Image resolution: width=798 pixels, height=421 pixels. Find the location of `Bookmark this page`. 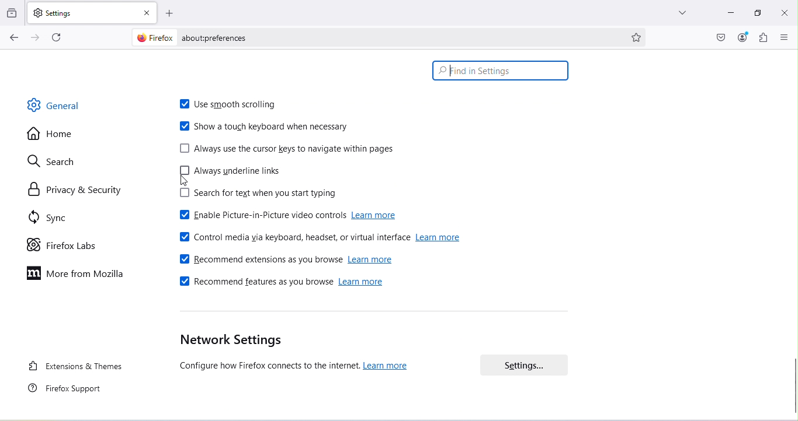

Bookmark this page is located at coordinates (643, 38).